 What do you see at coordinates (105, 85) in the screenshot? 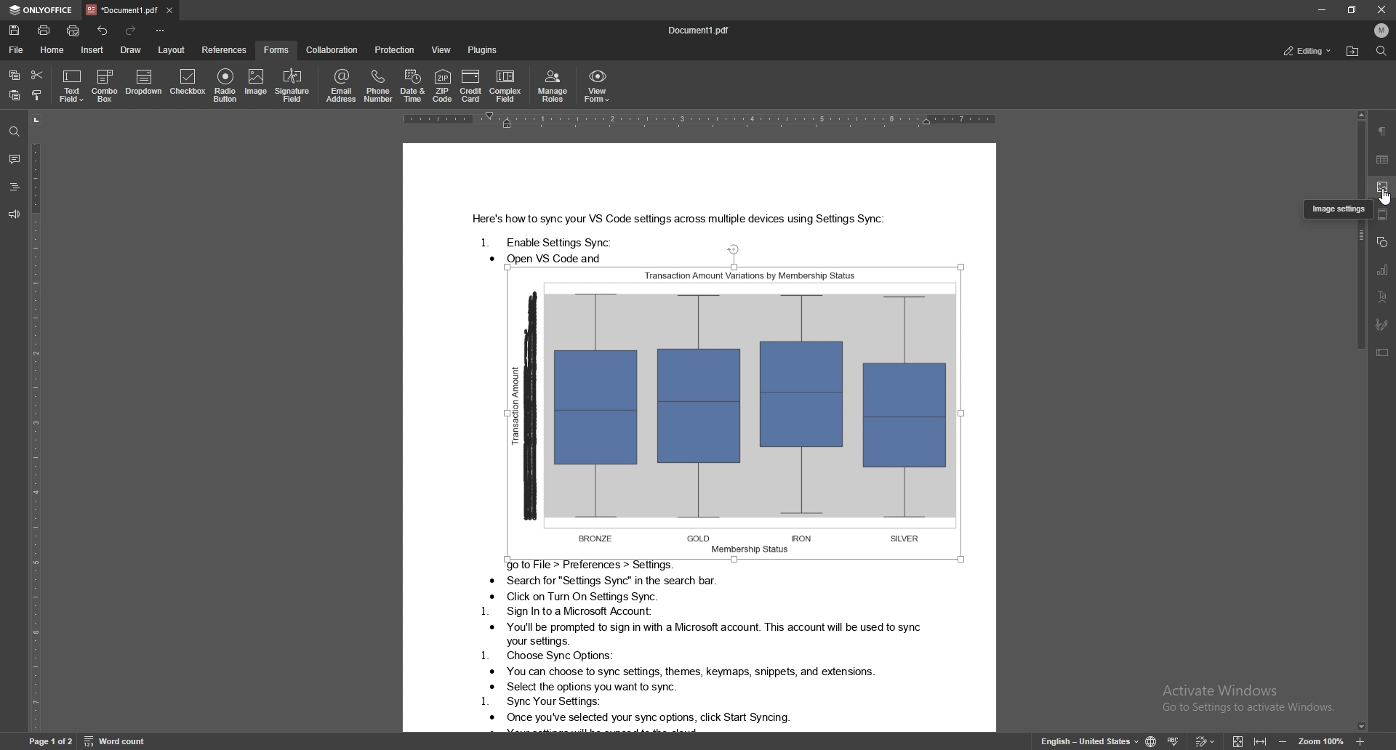
I see `combo box` at bounding box center [105, 85].